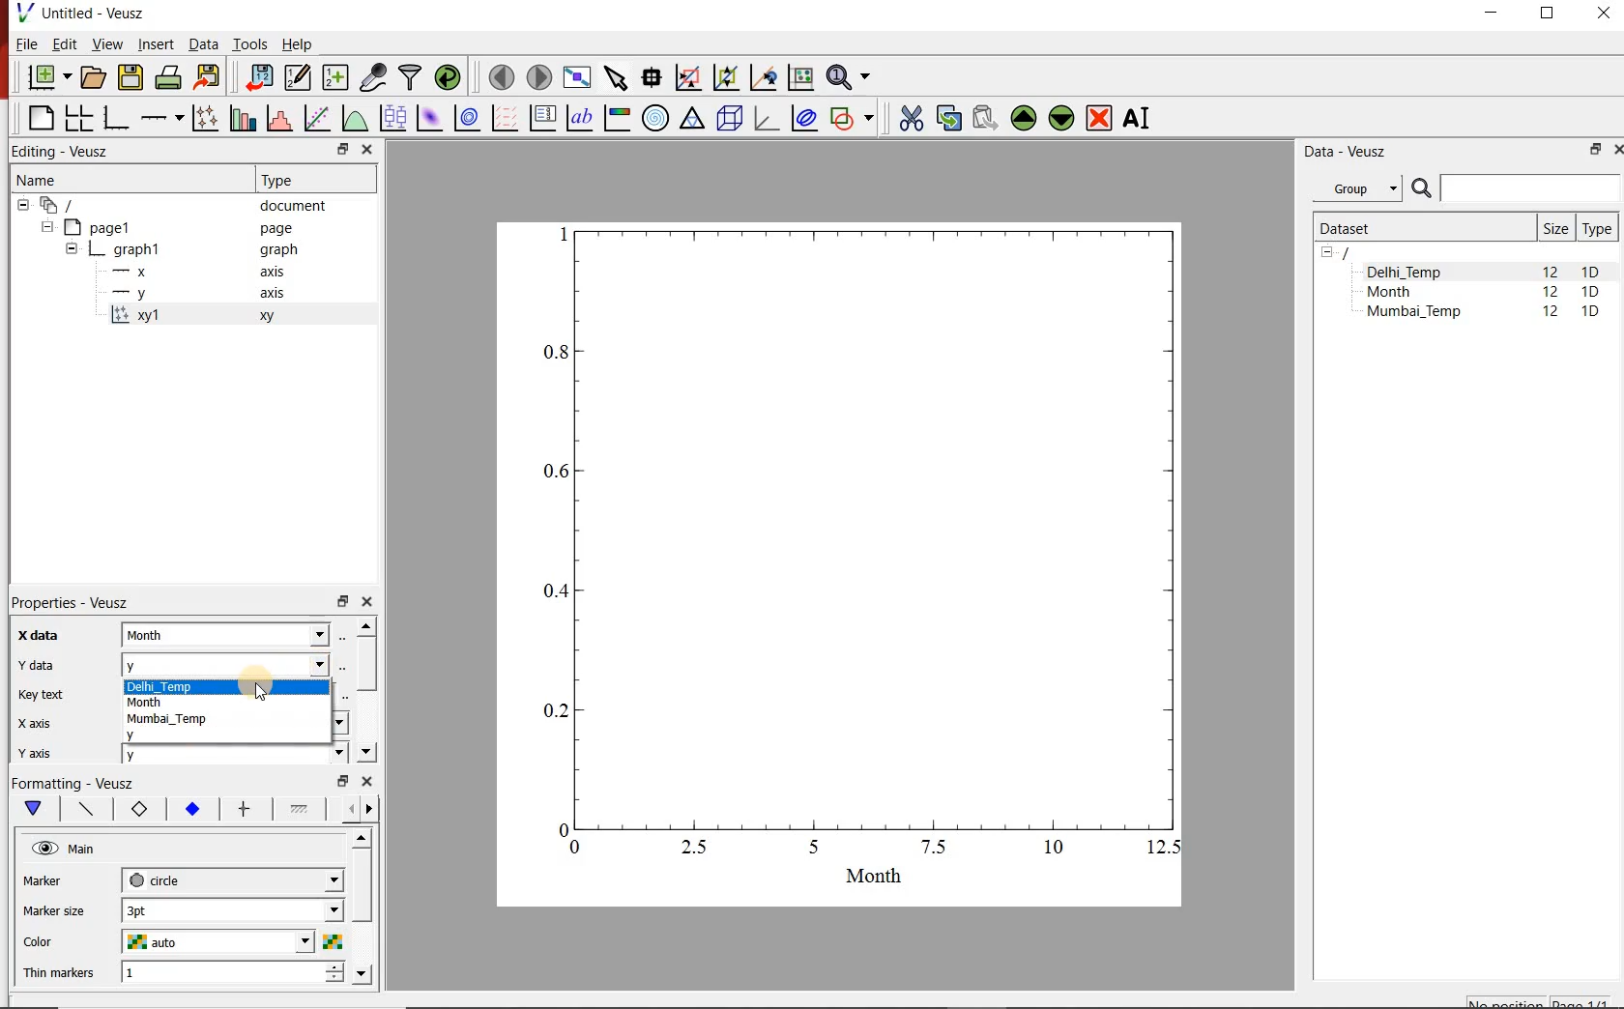  I want to click on Type, so click(1597, 228).